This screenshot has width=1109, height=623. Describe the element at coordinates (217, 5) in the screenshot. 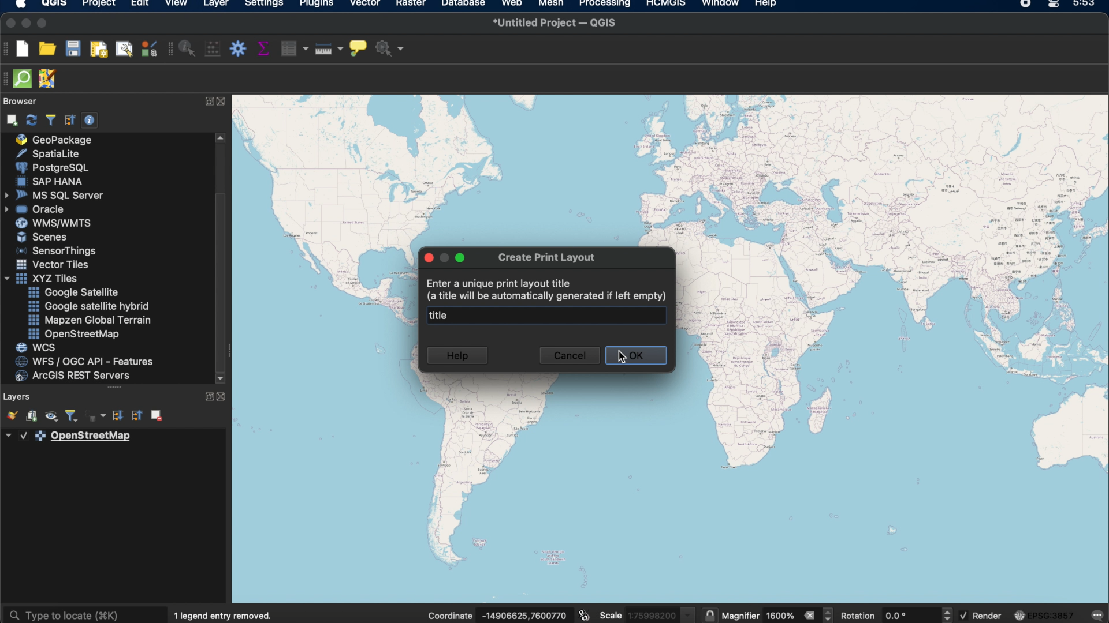

I see `layer` at that location.